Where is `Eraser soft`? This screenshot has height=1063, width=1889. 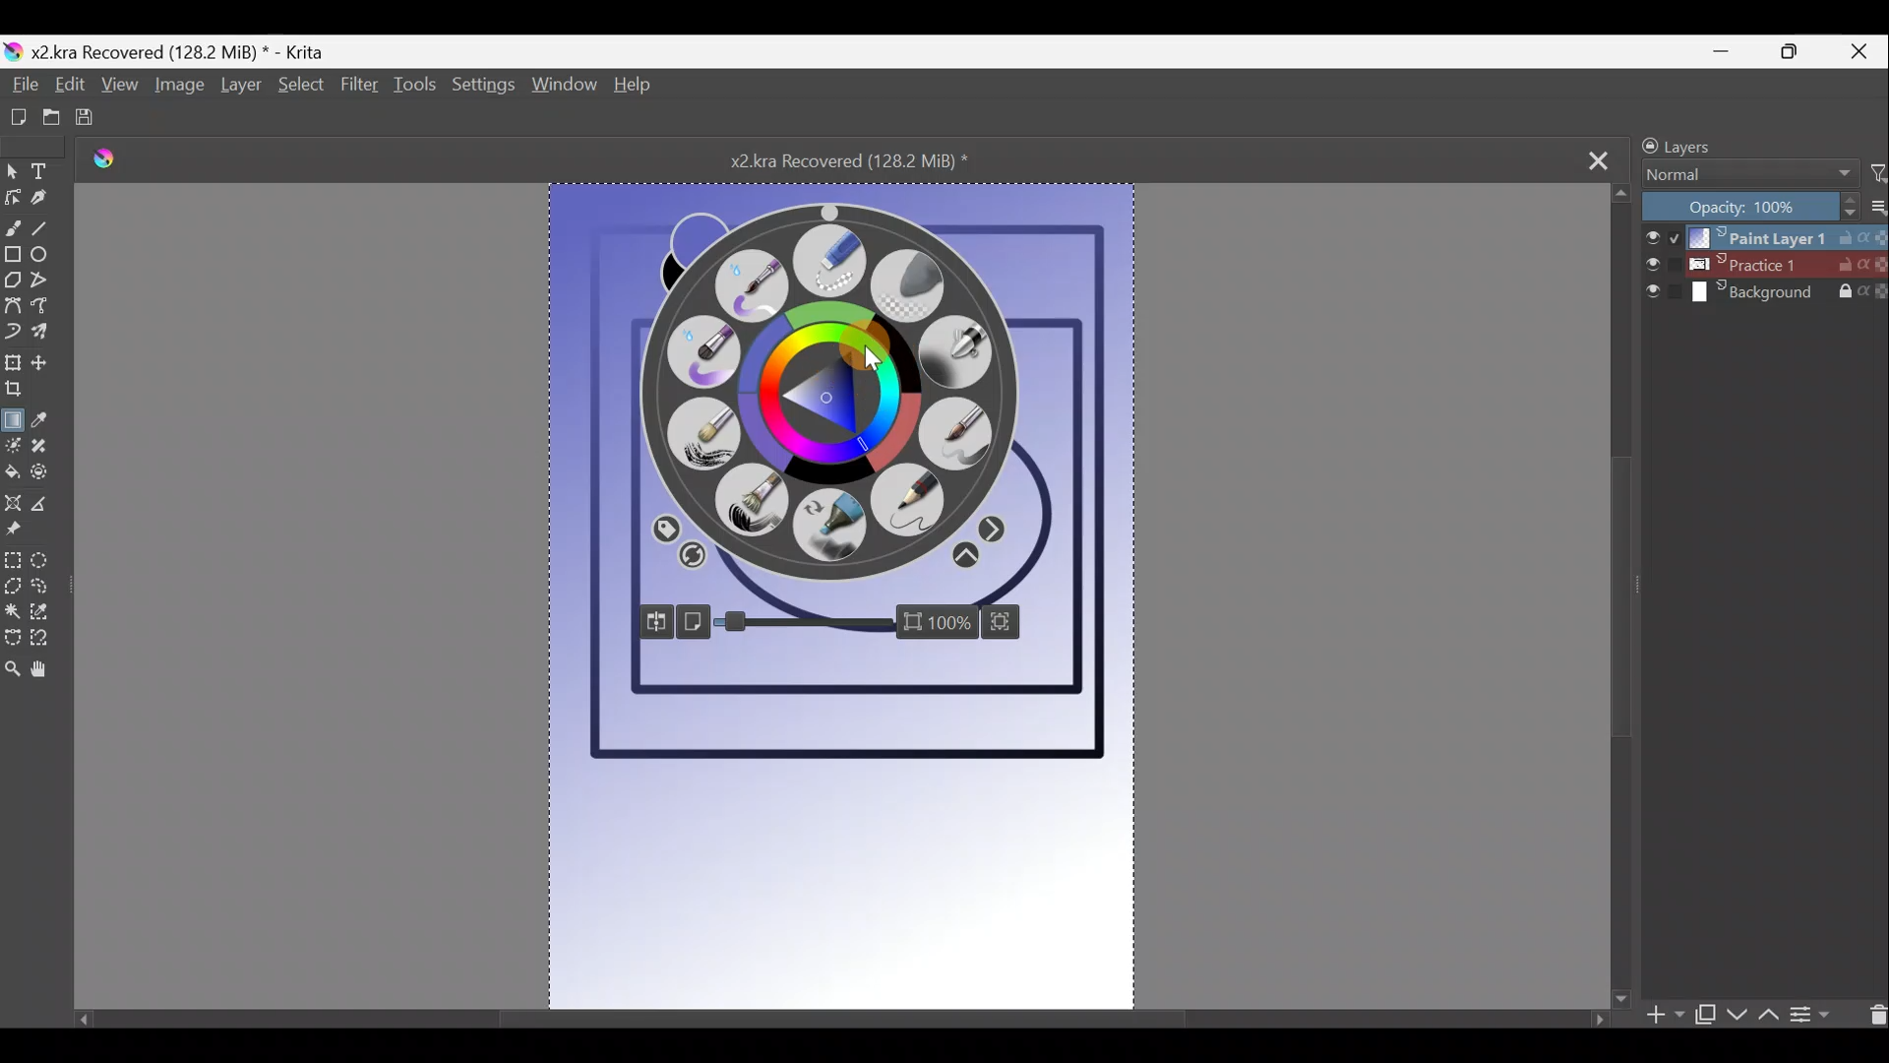
Eraser soft is located at coordinates (917, 283).